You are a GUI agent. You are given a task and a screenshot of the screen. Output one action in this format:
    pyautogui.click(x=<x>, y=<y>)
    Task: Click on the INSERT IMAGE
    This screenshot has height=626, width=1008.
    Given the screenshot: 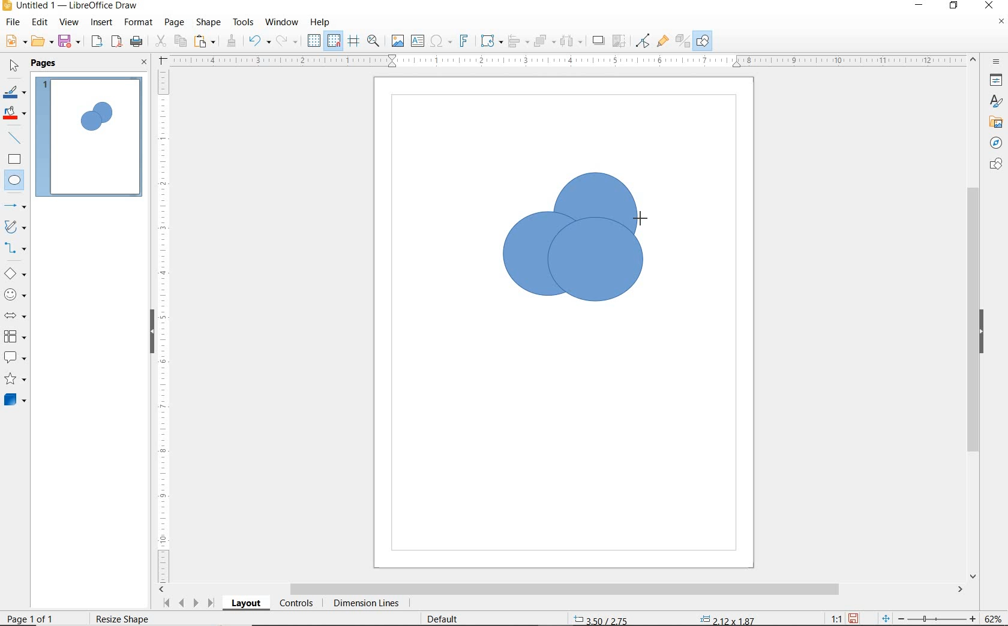 What is the action you would take?
    pyautogui.click(x=398, y=41)
    